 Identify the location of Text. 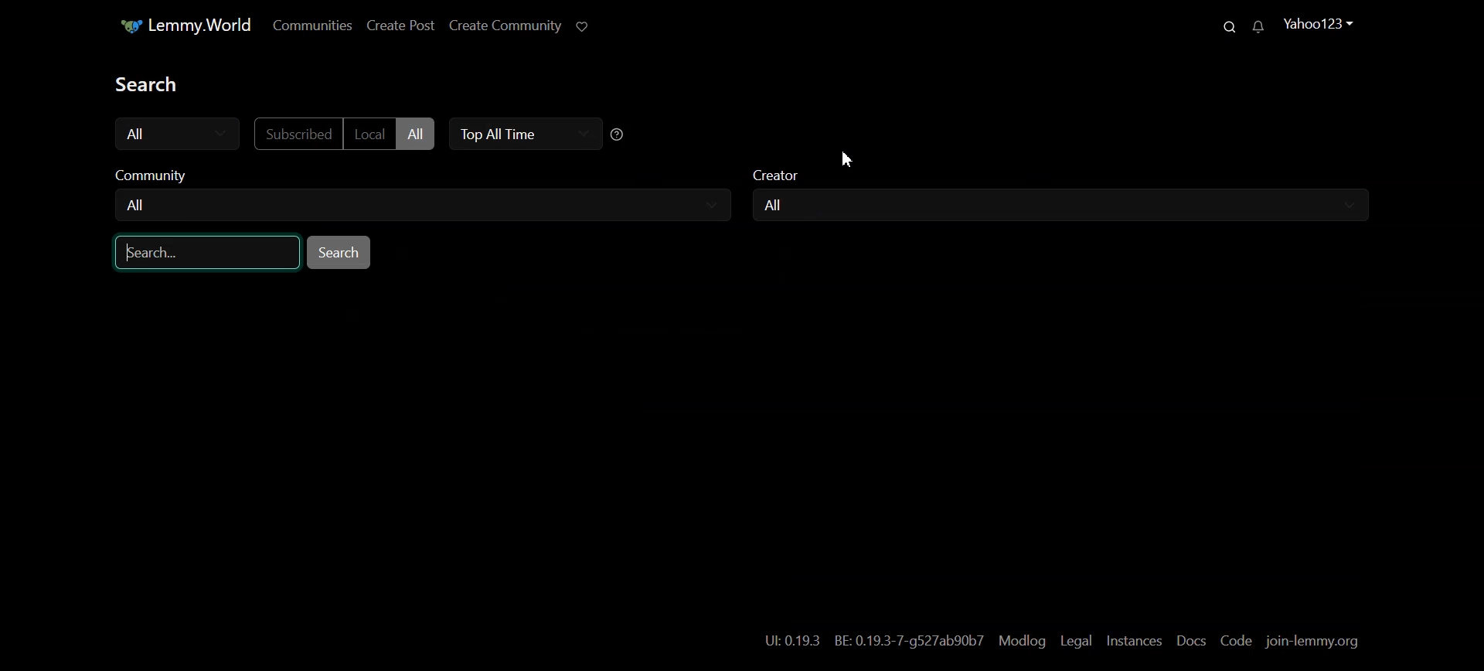
(158, 84).